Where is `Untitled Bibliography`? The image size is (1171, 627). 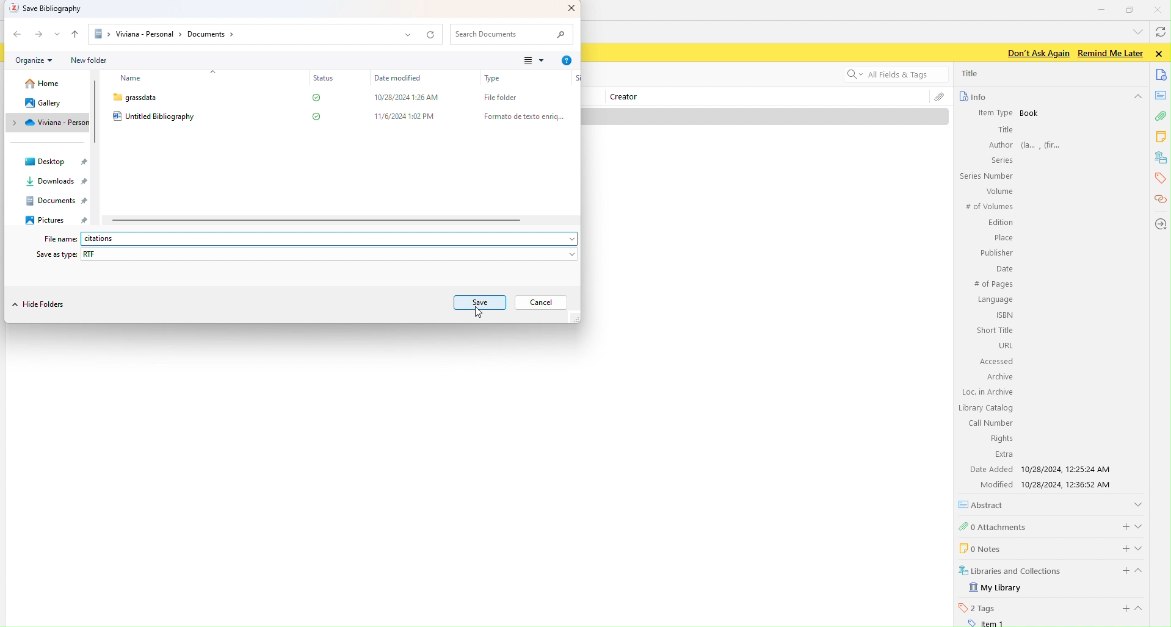
Untitled Bibliography is located at coordinates (156, 116).